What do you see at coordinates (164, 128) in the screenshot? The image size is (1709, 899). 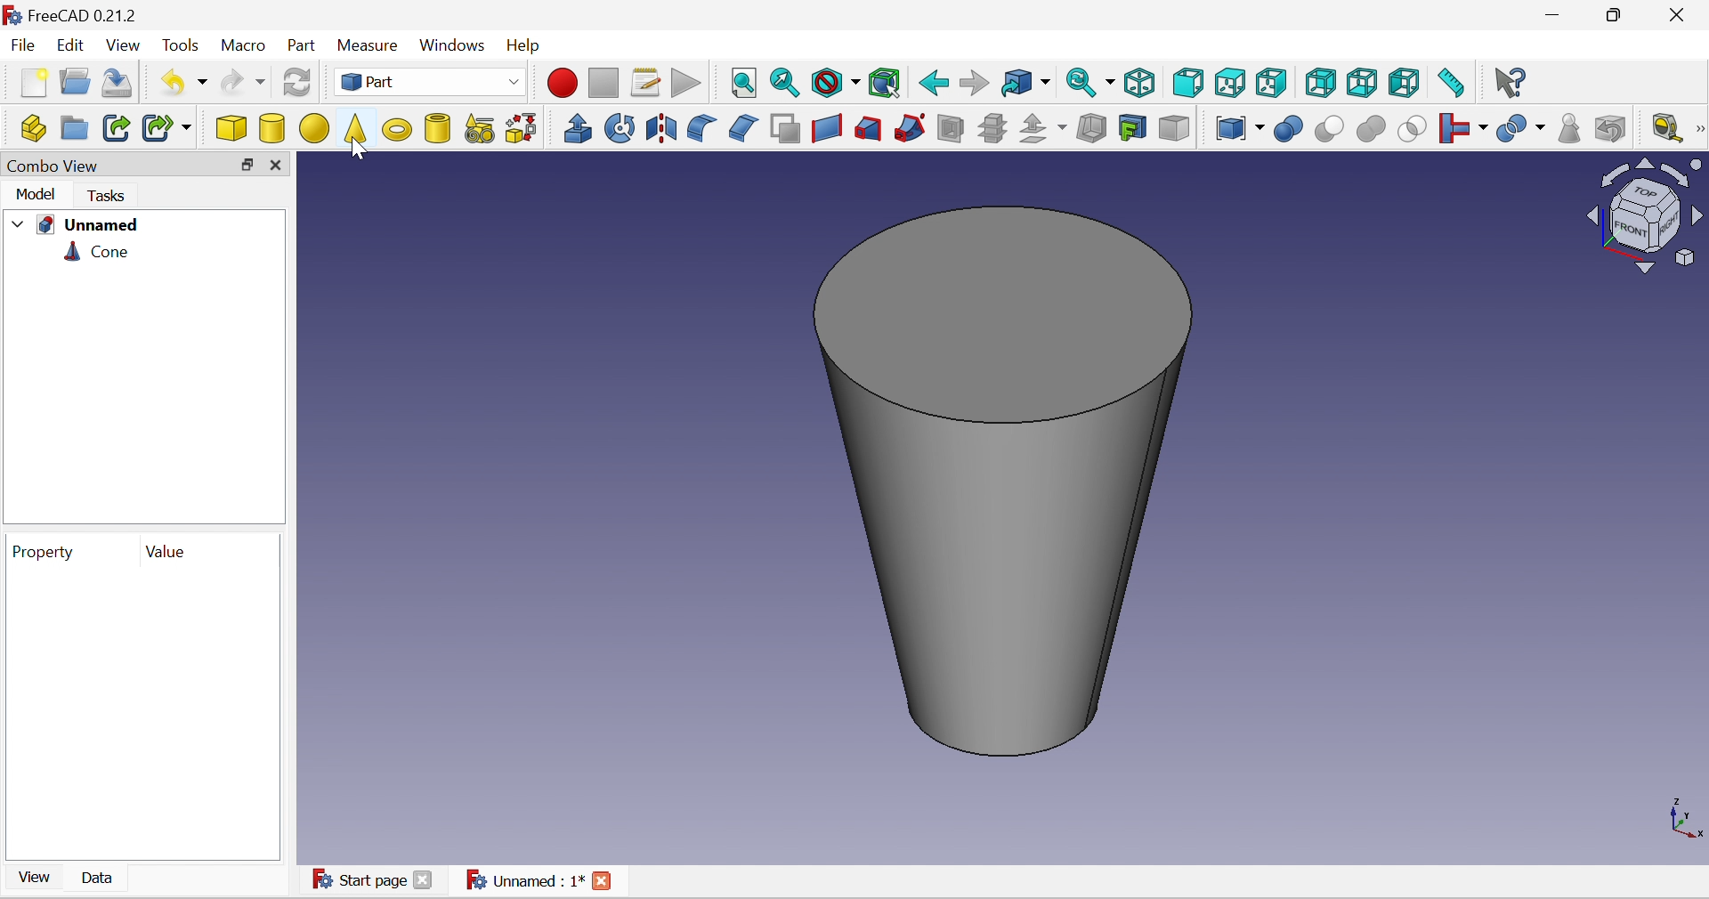 I see `Make sub-link` at bounding box center [164, 128].